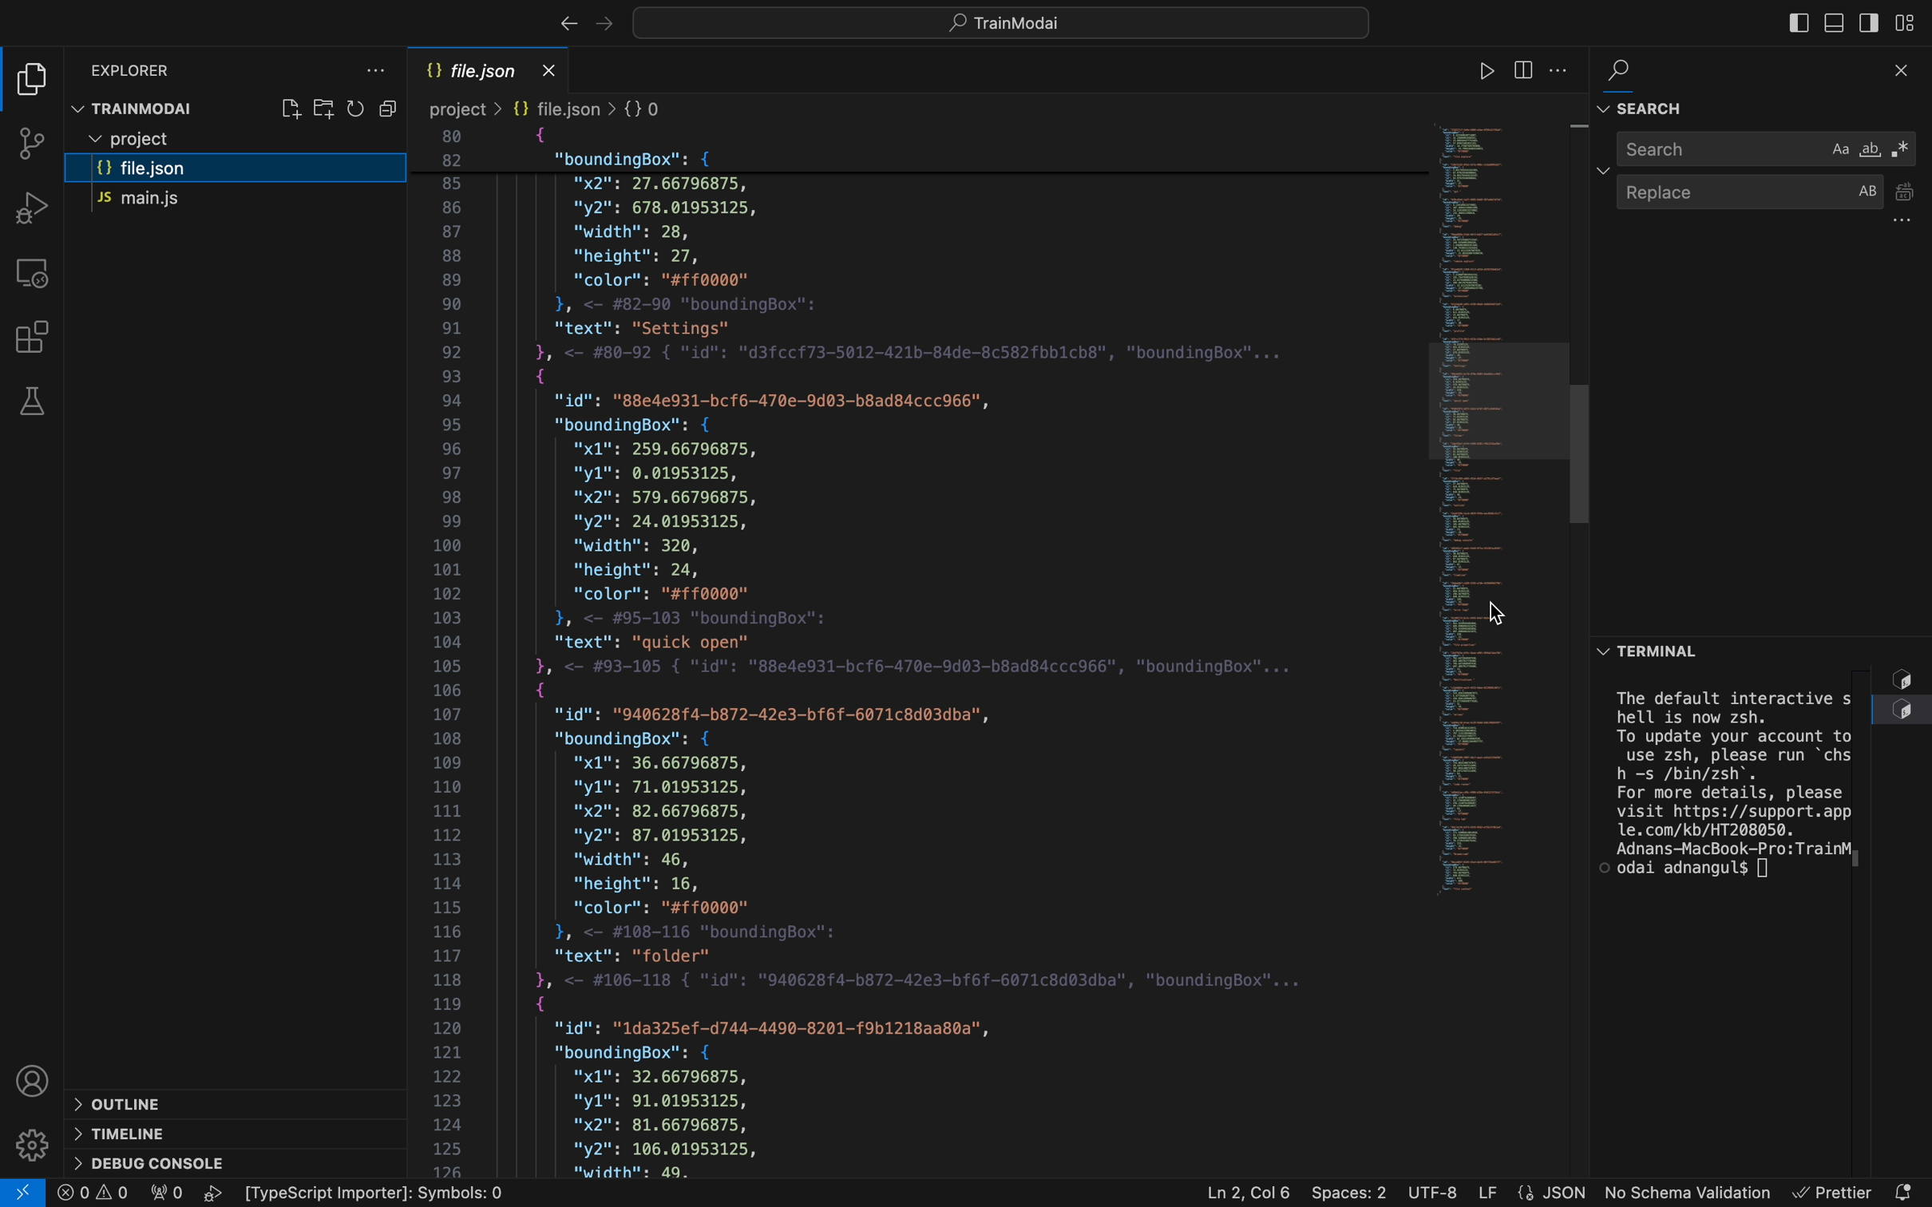 The height and width of the screenshot is (1207, 1932). Describe the element at coordinates (576, 18) in the screenshot. I see `arrows` at that location.